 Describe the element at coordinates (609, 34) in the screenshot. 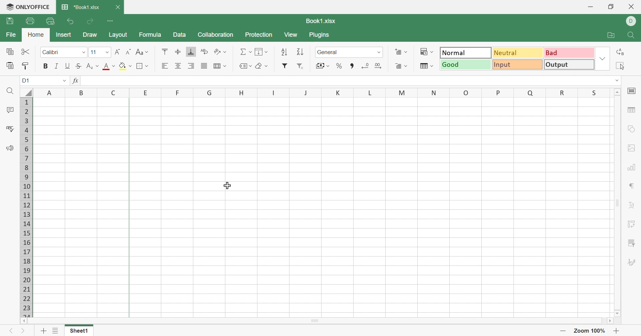

I see `Open file location` at that location.